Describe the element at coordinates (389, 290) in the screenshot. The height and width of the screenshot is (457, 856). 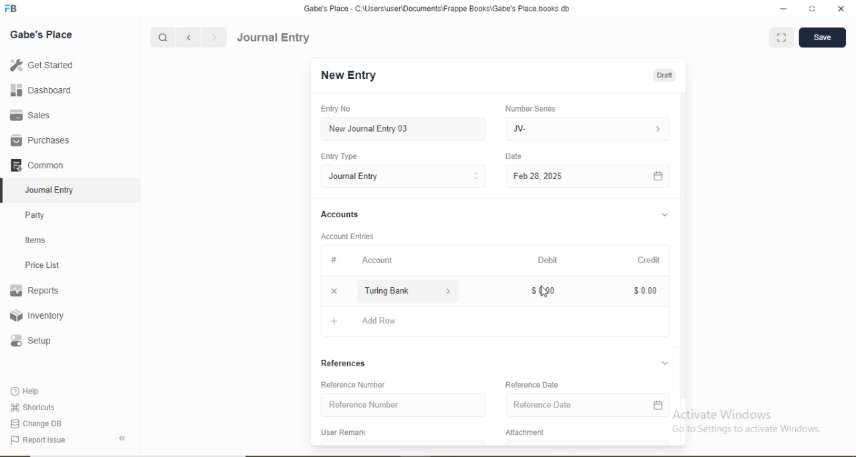
I see `Turing Bank` at that location.